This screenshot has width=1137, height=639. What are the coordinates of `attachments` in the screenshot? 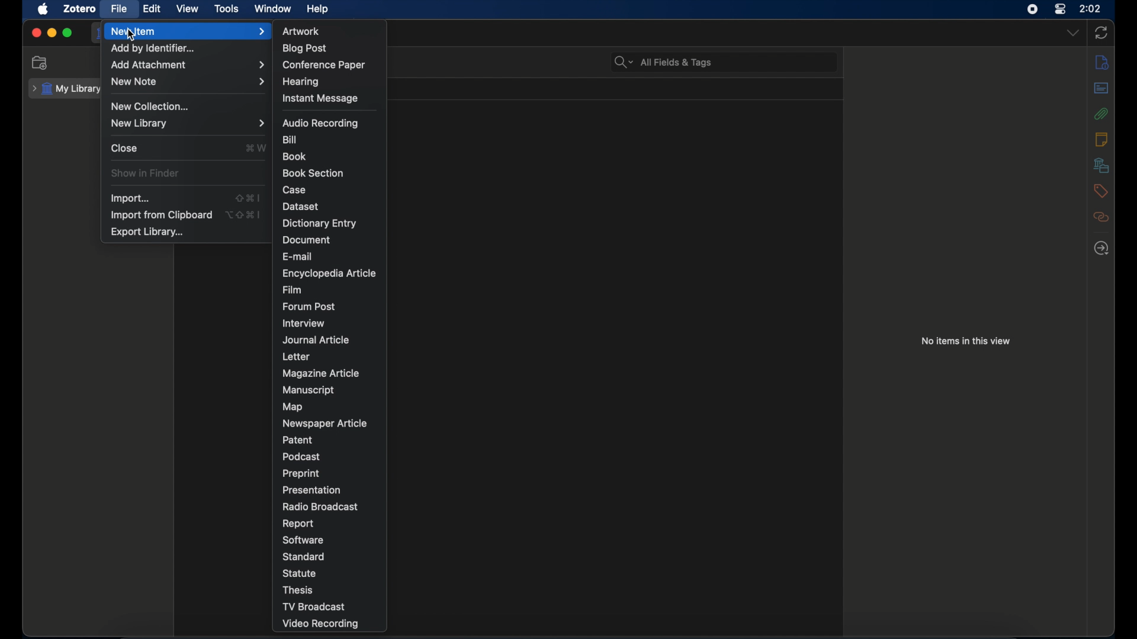 It's located at (1101, 114).